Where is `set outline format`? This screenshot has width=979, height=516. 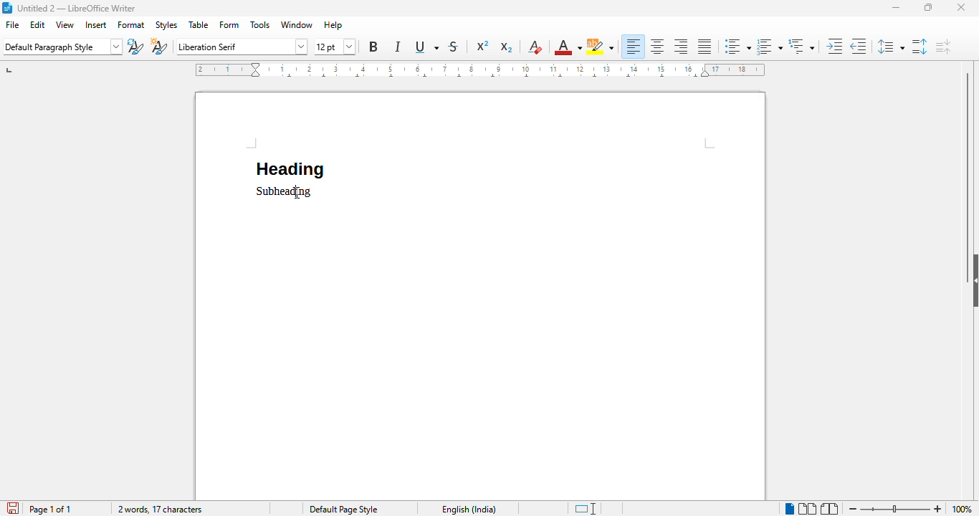 set outline format is located at coordinates (801, 46).